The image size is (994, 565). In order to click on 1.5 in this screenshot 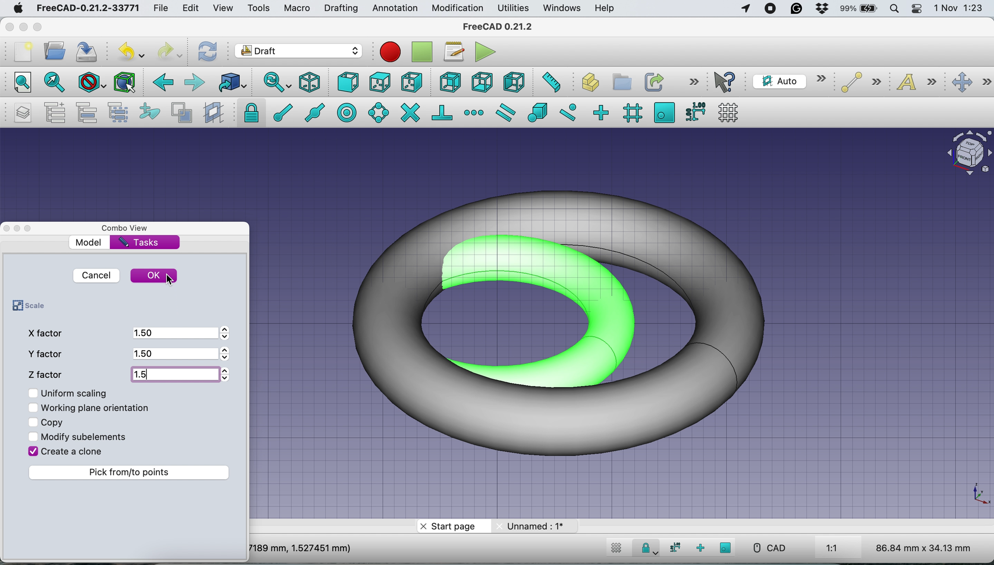, I will do `click(175, 372)`.